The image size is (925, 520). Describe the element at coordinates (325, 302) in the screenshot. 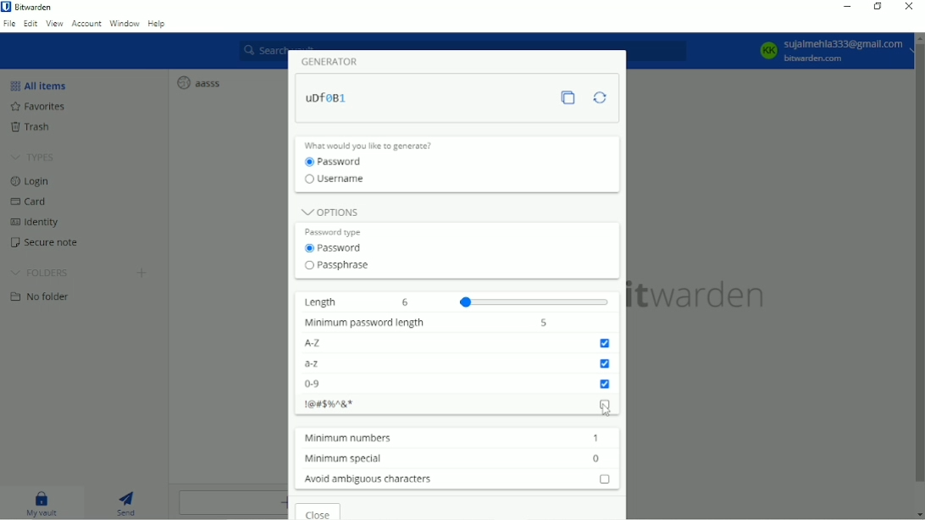

I see `Length` at that location.